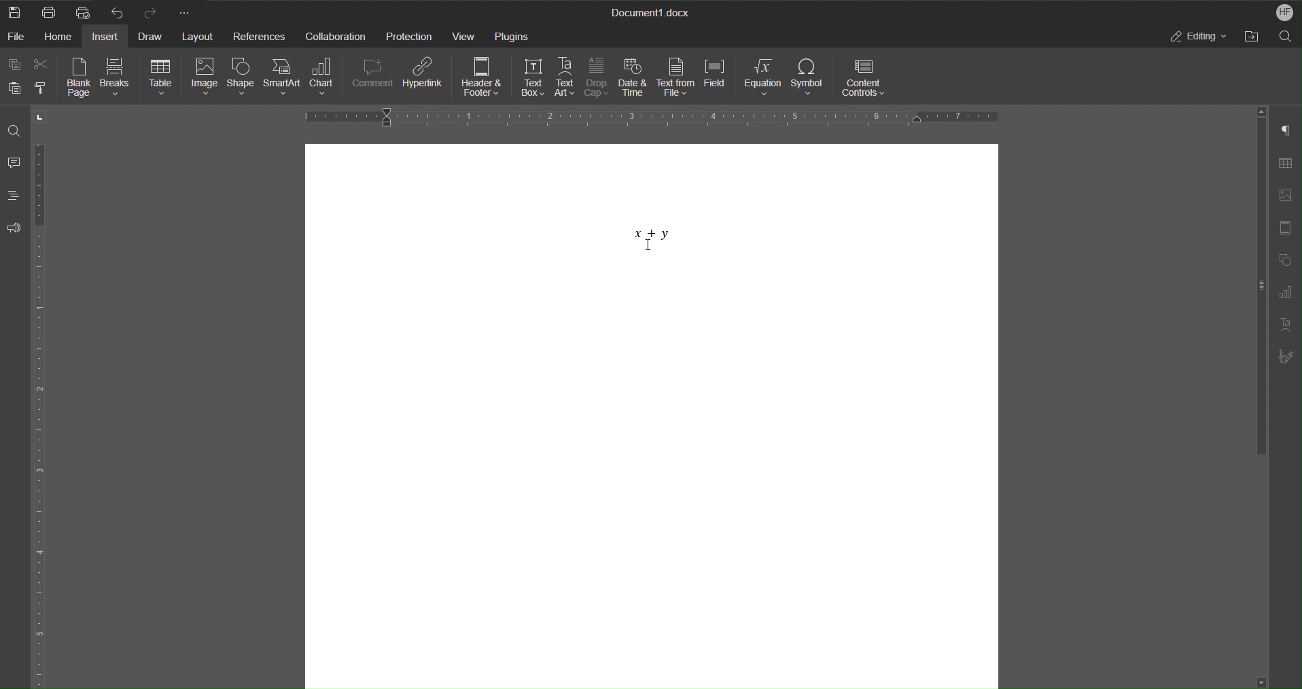 The image size is (1302, 689). I want to click on Text Box, so click(531, 77).